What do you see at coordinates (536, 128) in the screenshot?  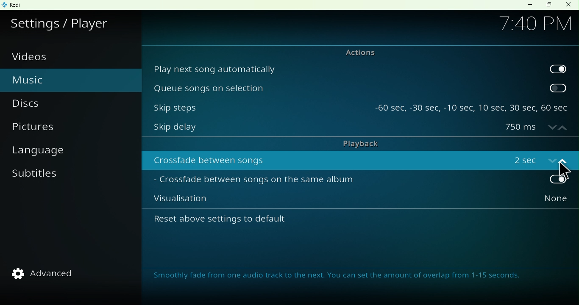 I see `750ms` at bounding box center [536, 128].